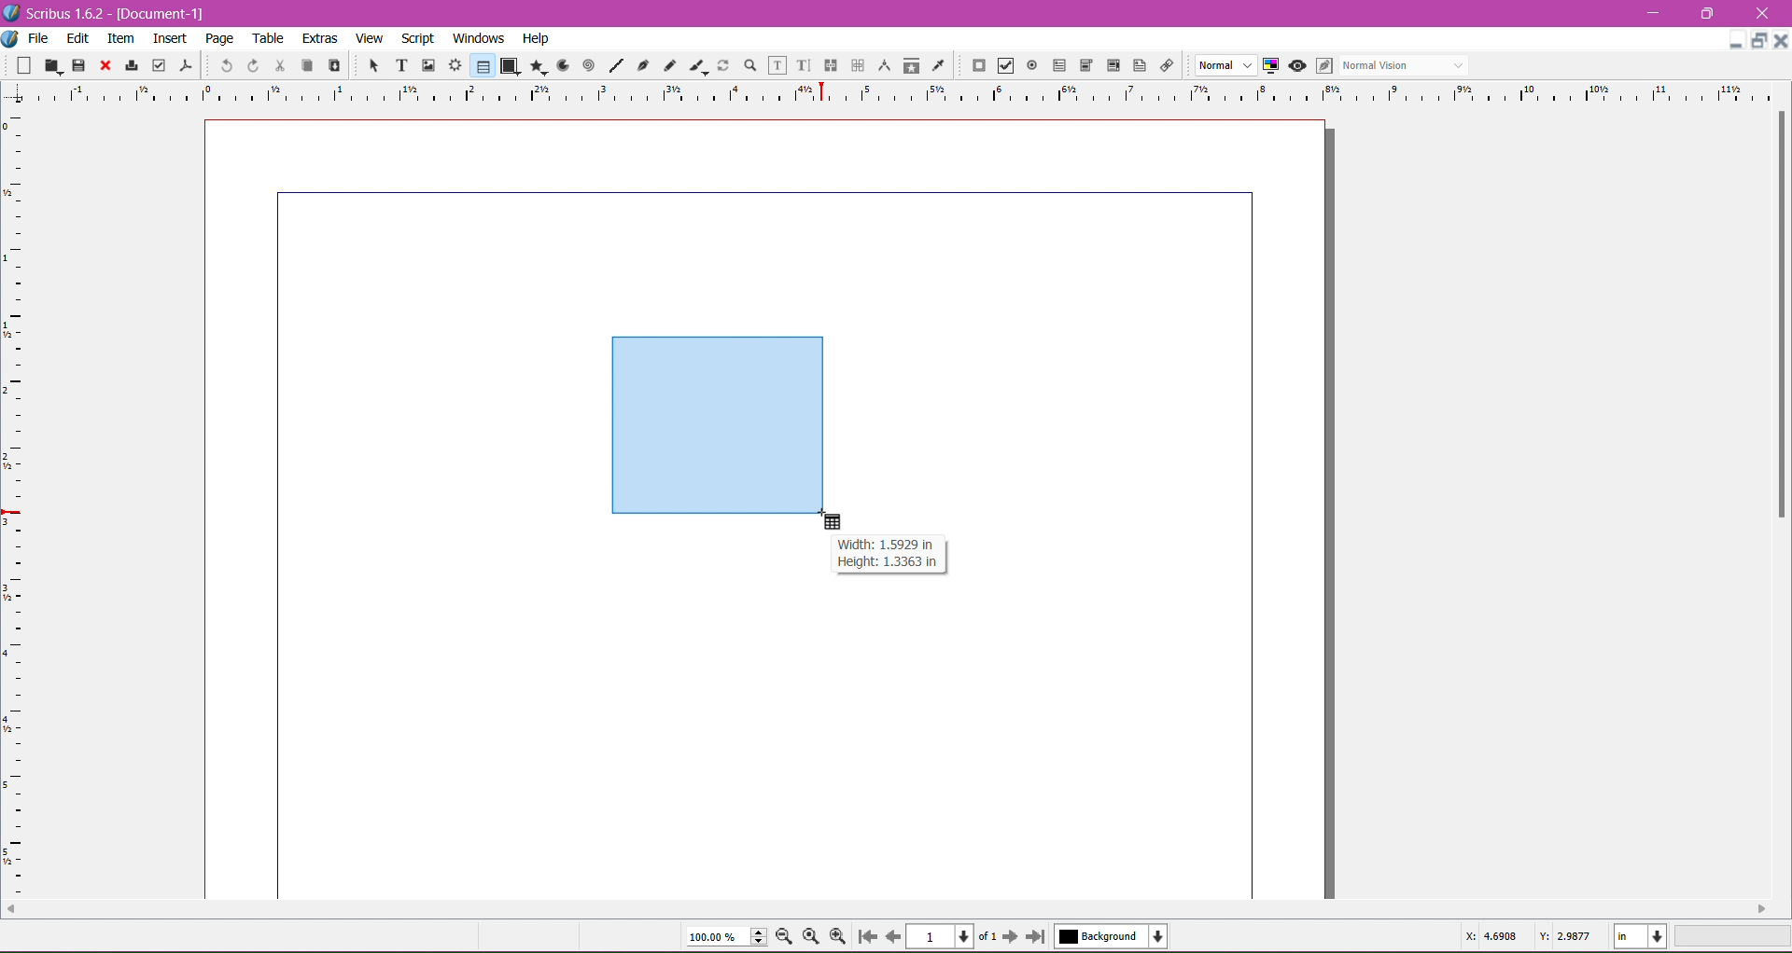 The image size is (1792, 953). Describe the element at coordinates (697, 63) in the screenshot. I see `Calligraphic Line` at that location.